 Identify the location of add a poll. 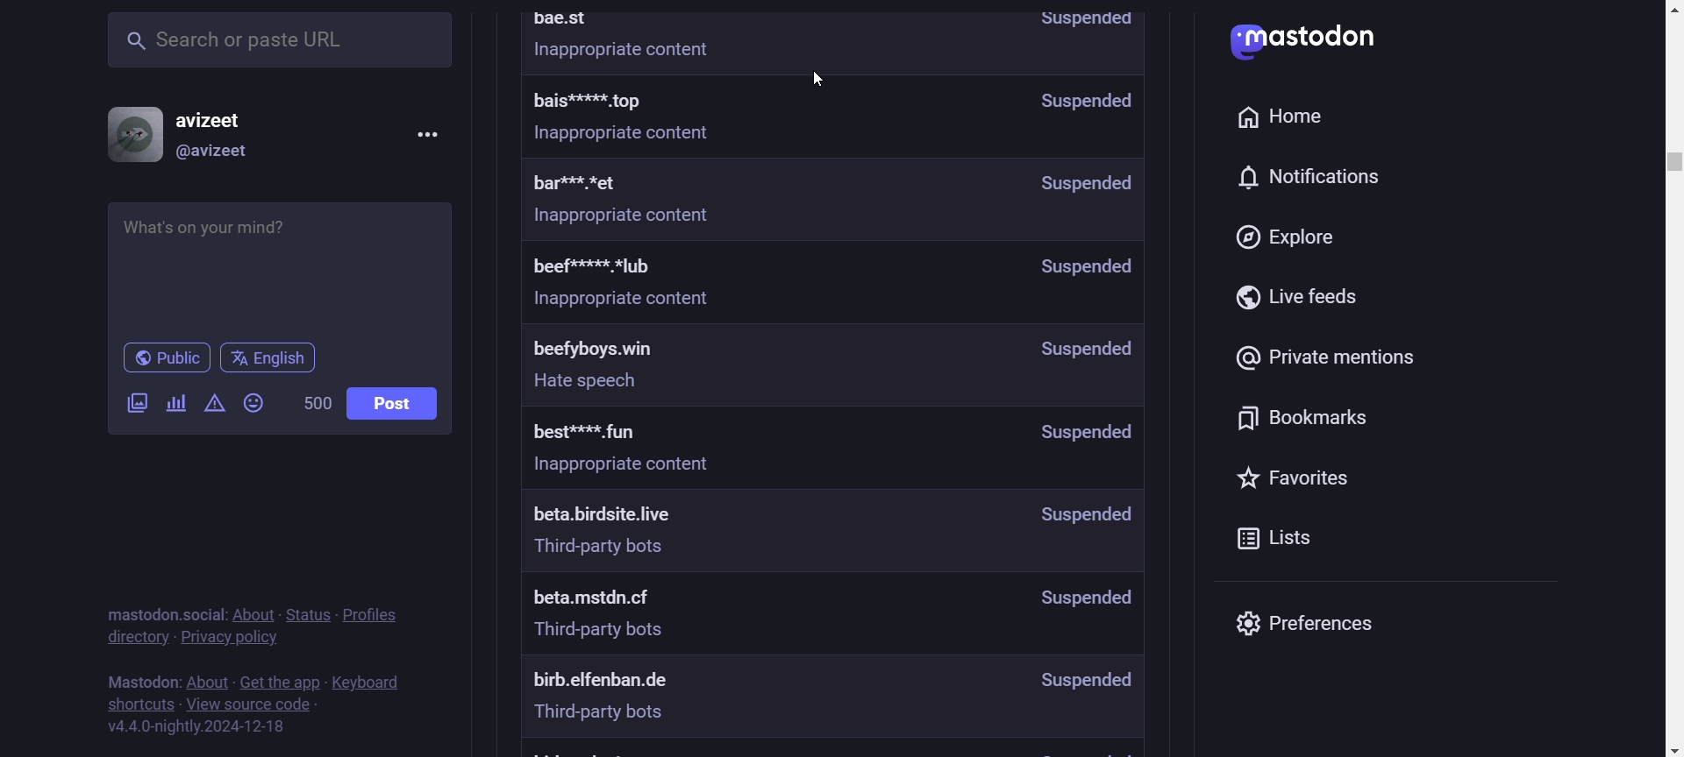
(173, 404).